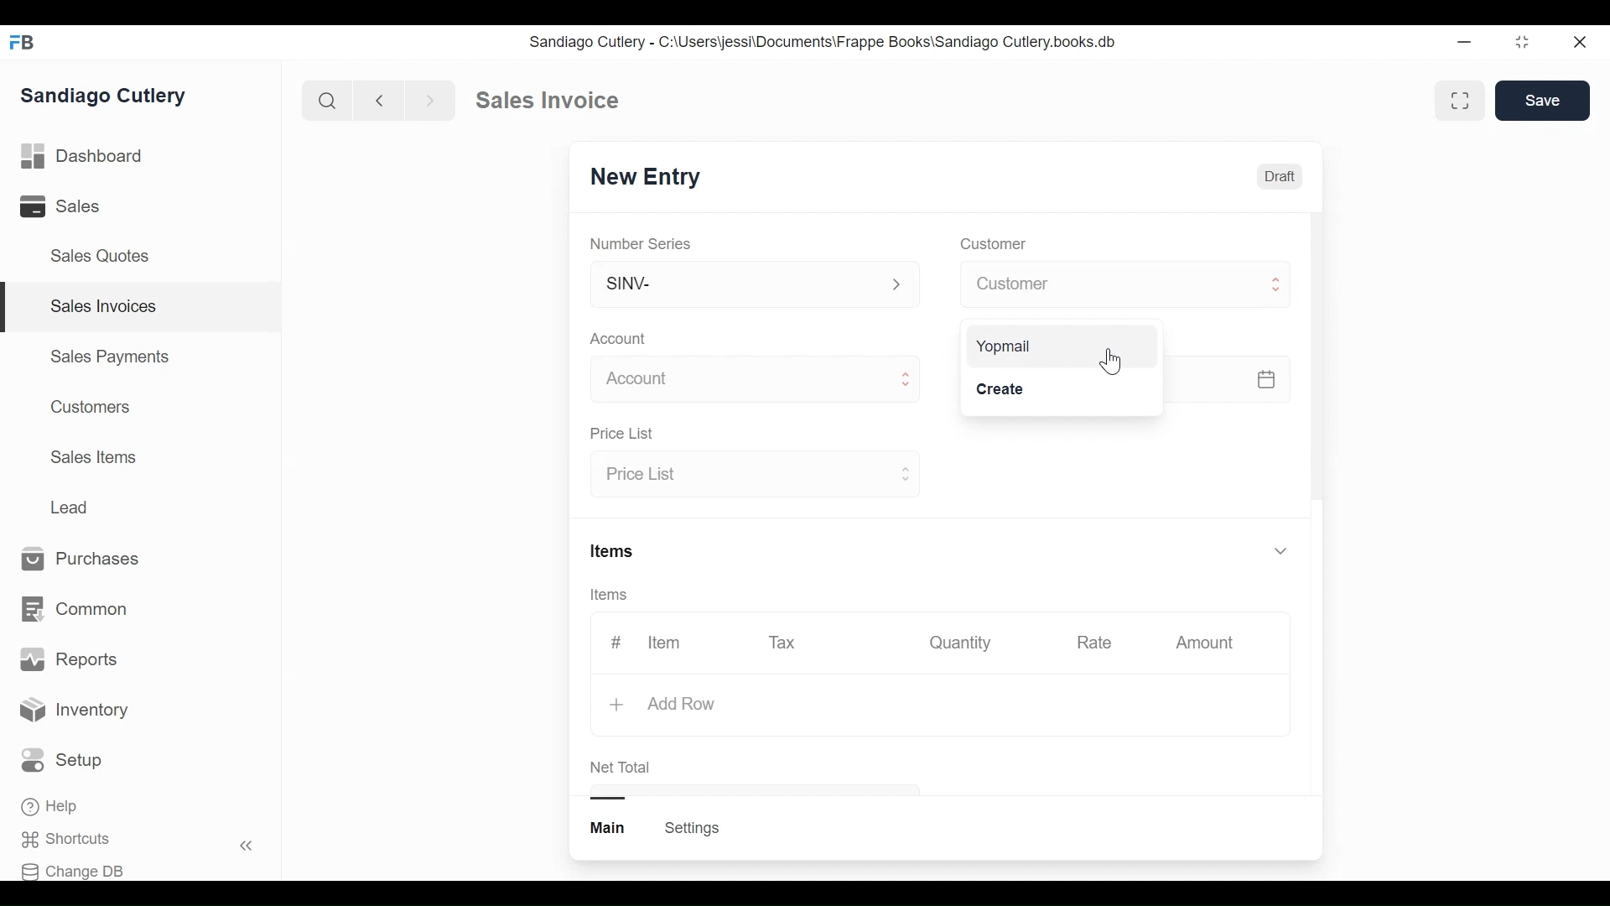 The image size is (1610, 906). Describe the element at coordinates (73, 872) in the screenshot. I see `Change DB` at that location.